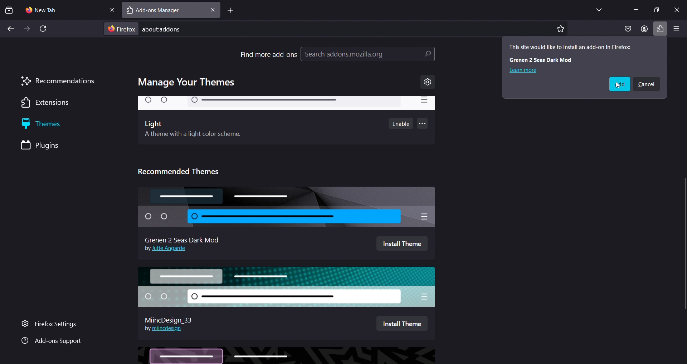 This screenshot has height=364, width=687. What do you see at coordinates (189, 83) in the screenshot?
I see `manage your themes` at bounding box center [189, 83].